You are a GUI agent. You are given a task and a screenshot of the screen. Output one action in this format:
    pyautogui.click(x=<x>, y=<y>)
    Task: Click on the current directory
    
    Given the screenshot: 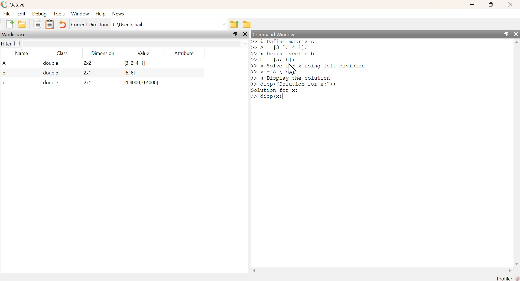 What is the action you would take?
    pyautogui.click(x=90, y=25)
    